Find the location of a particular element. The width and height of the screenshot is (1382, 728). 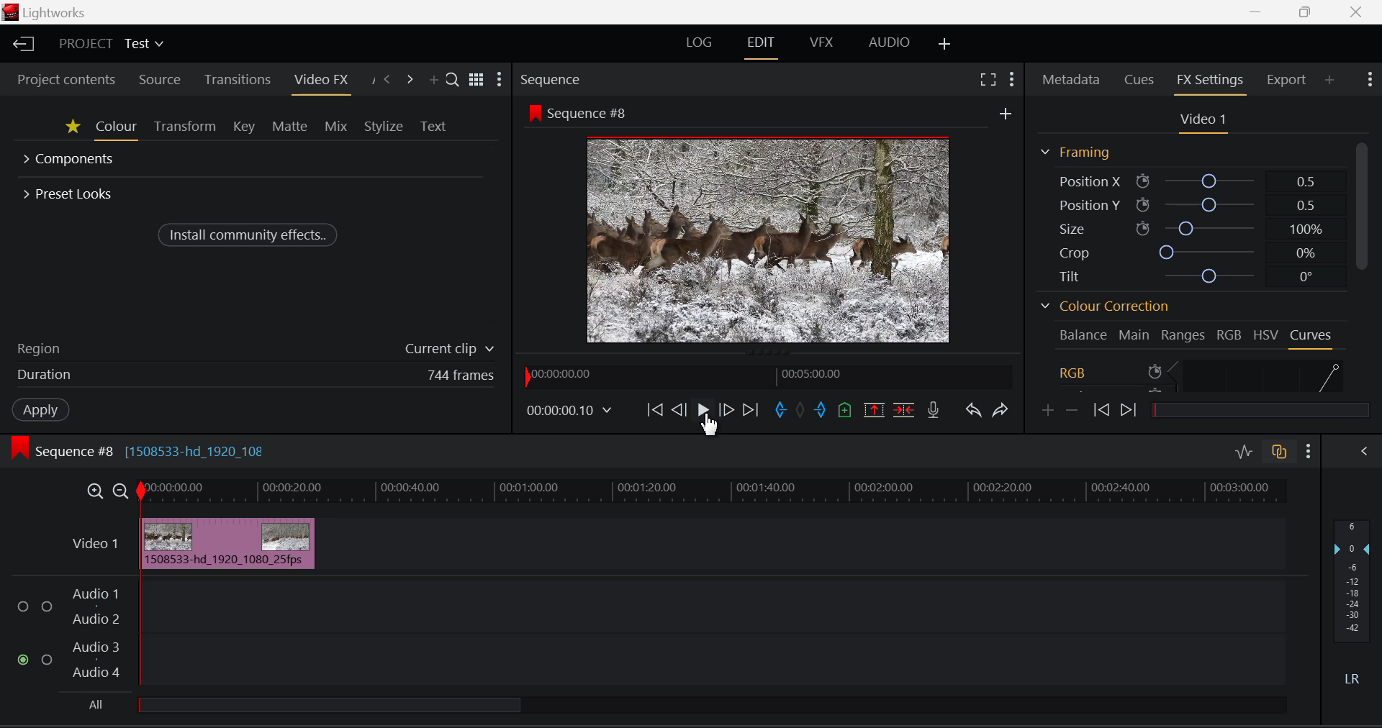

Sequence Preview Screen is located at coordinates (769, 224).